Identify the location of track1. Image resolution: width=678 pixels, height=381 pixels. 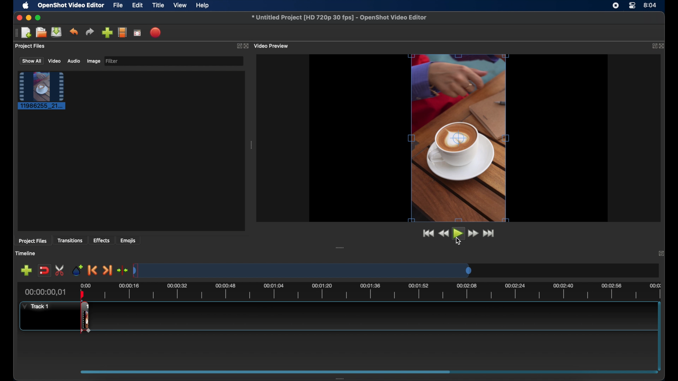
(36, 306).